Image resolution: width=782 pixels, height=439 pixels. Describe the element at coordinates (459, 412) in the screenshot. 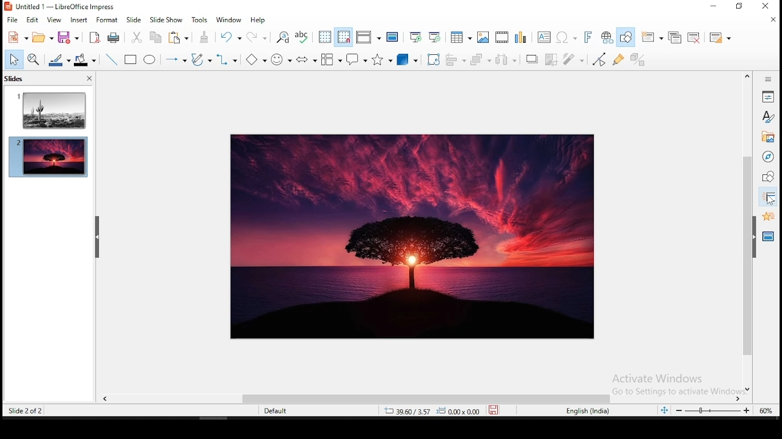

I see `0.00x0.00` at that location.